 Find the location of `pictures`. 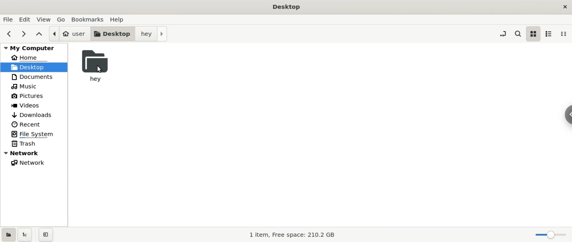

pictures is located at coordinates (37, 96).